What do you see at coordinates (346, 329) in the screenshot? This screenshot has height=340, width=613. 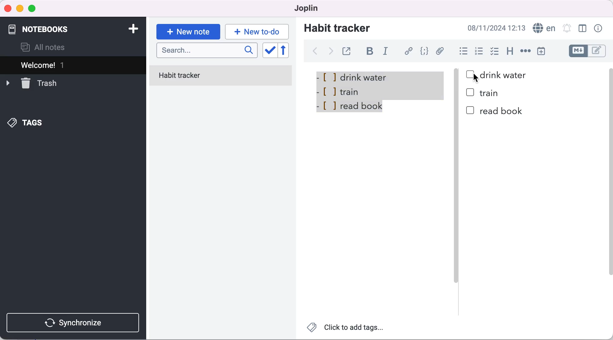 I see `click to add tags` at bounding box center [346, 329].